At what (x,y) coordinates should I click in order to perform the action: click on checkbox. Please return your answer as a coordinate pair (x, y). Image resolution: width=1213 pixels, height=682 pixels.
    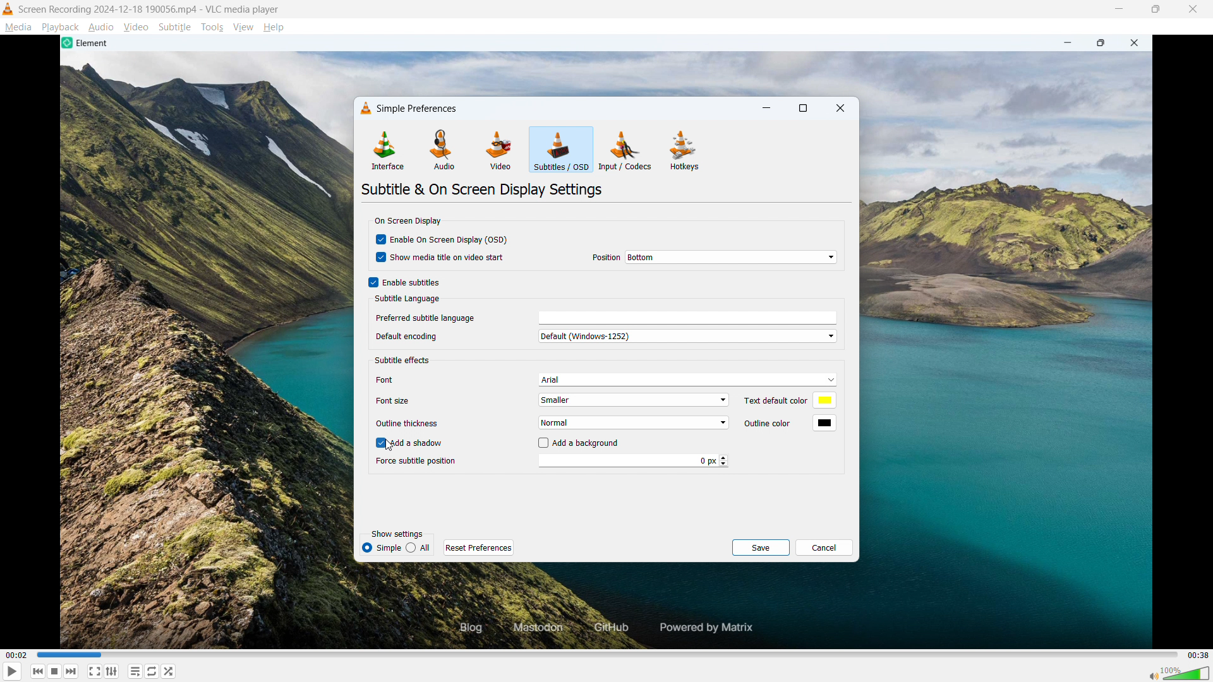
    Looking at the image, I should click on (371, 282).